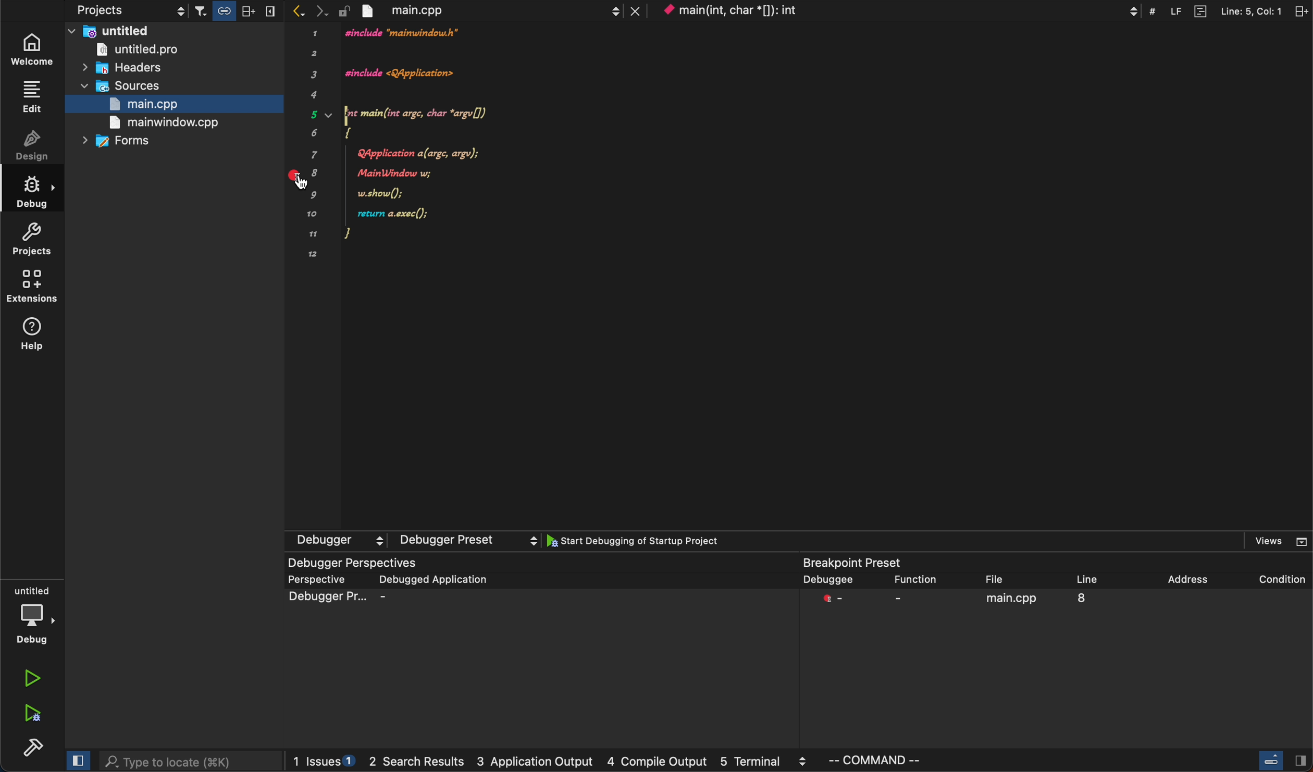  What do you see at coordinates (765, 763) in the screenshot?
I see `terminal` at bounding box center [765, 763].